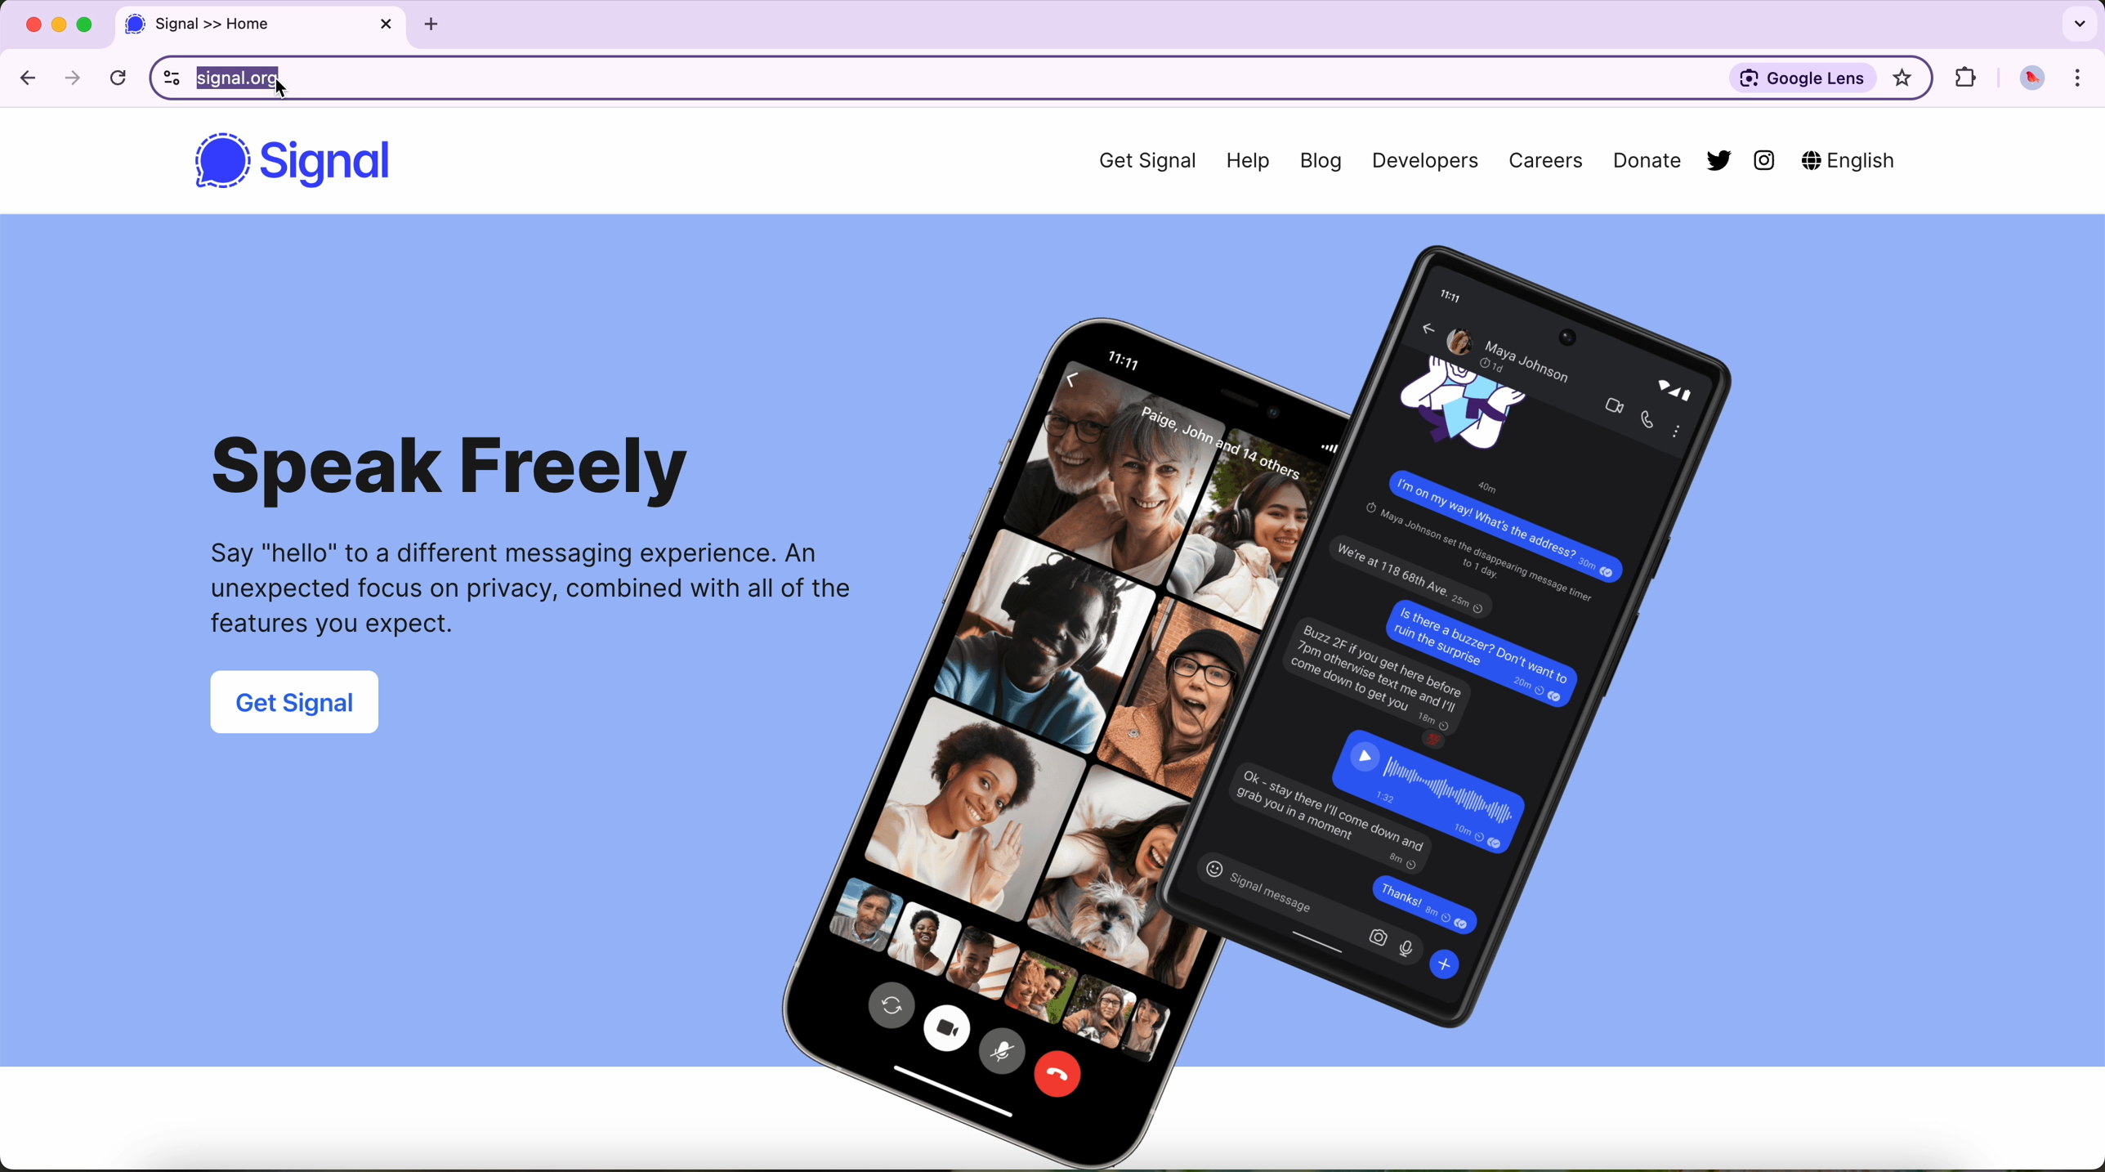 Image resolution: width=2105 pixels, height=1172 pixels. What do you see at coordinates (430, 28) in the screenshot?
I see `add tab` at bounding box center [430, 28].